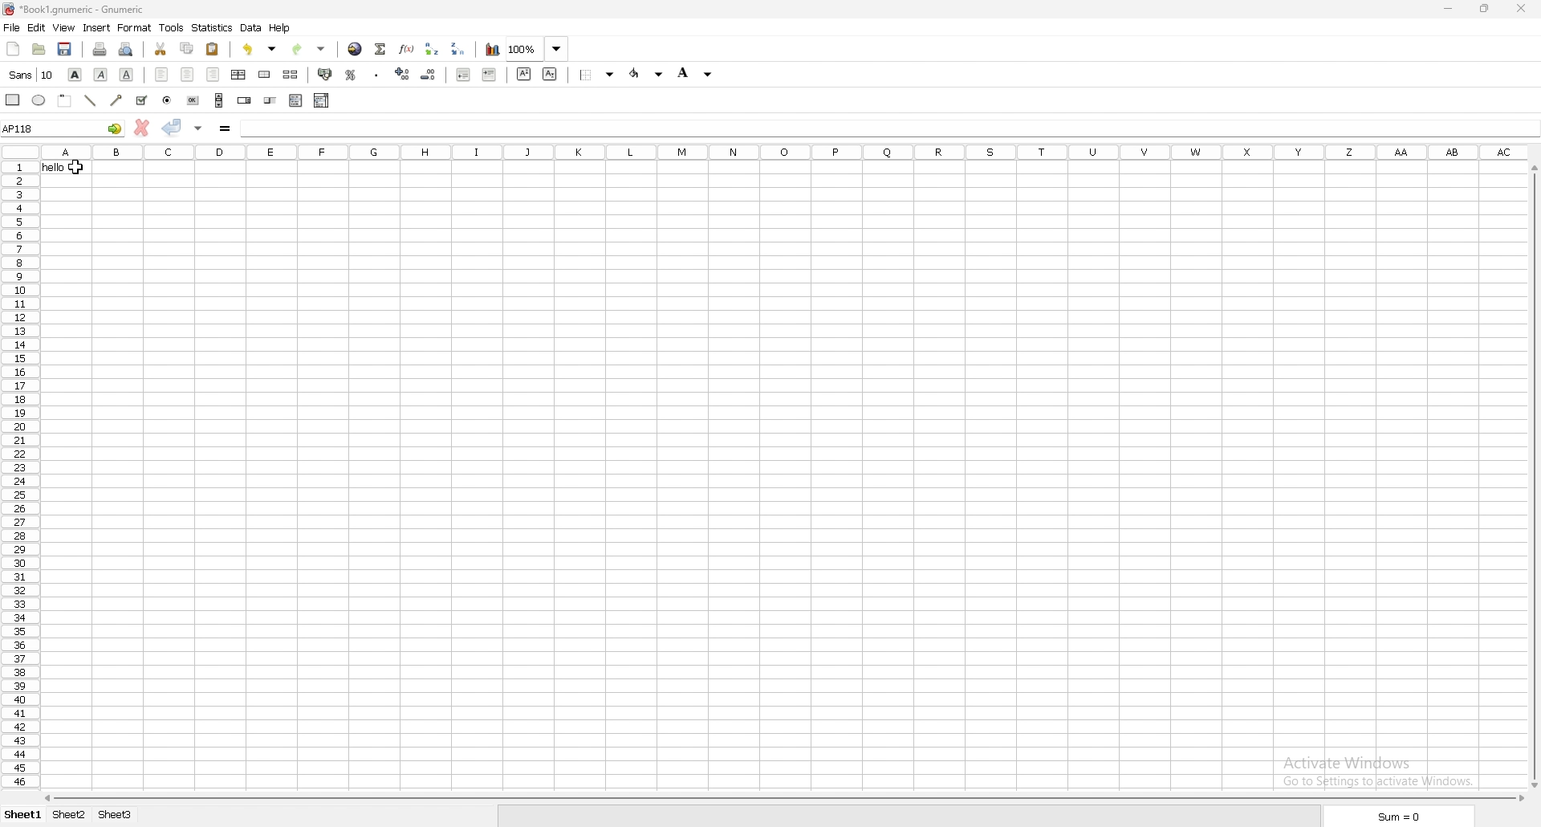 The image size is (1541, 827). What do you see at coordinates (161, 50) in the screenshot?
I see `cut` at bounding box center [161, 50].